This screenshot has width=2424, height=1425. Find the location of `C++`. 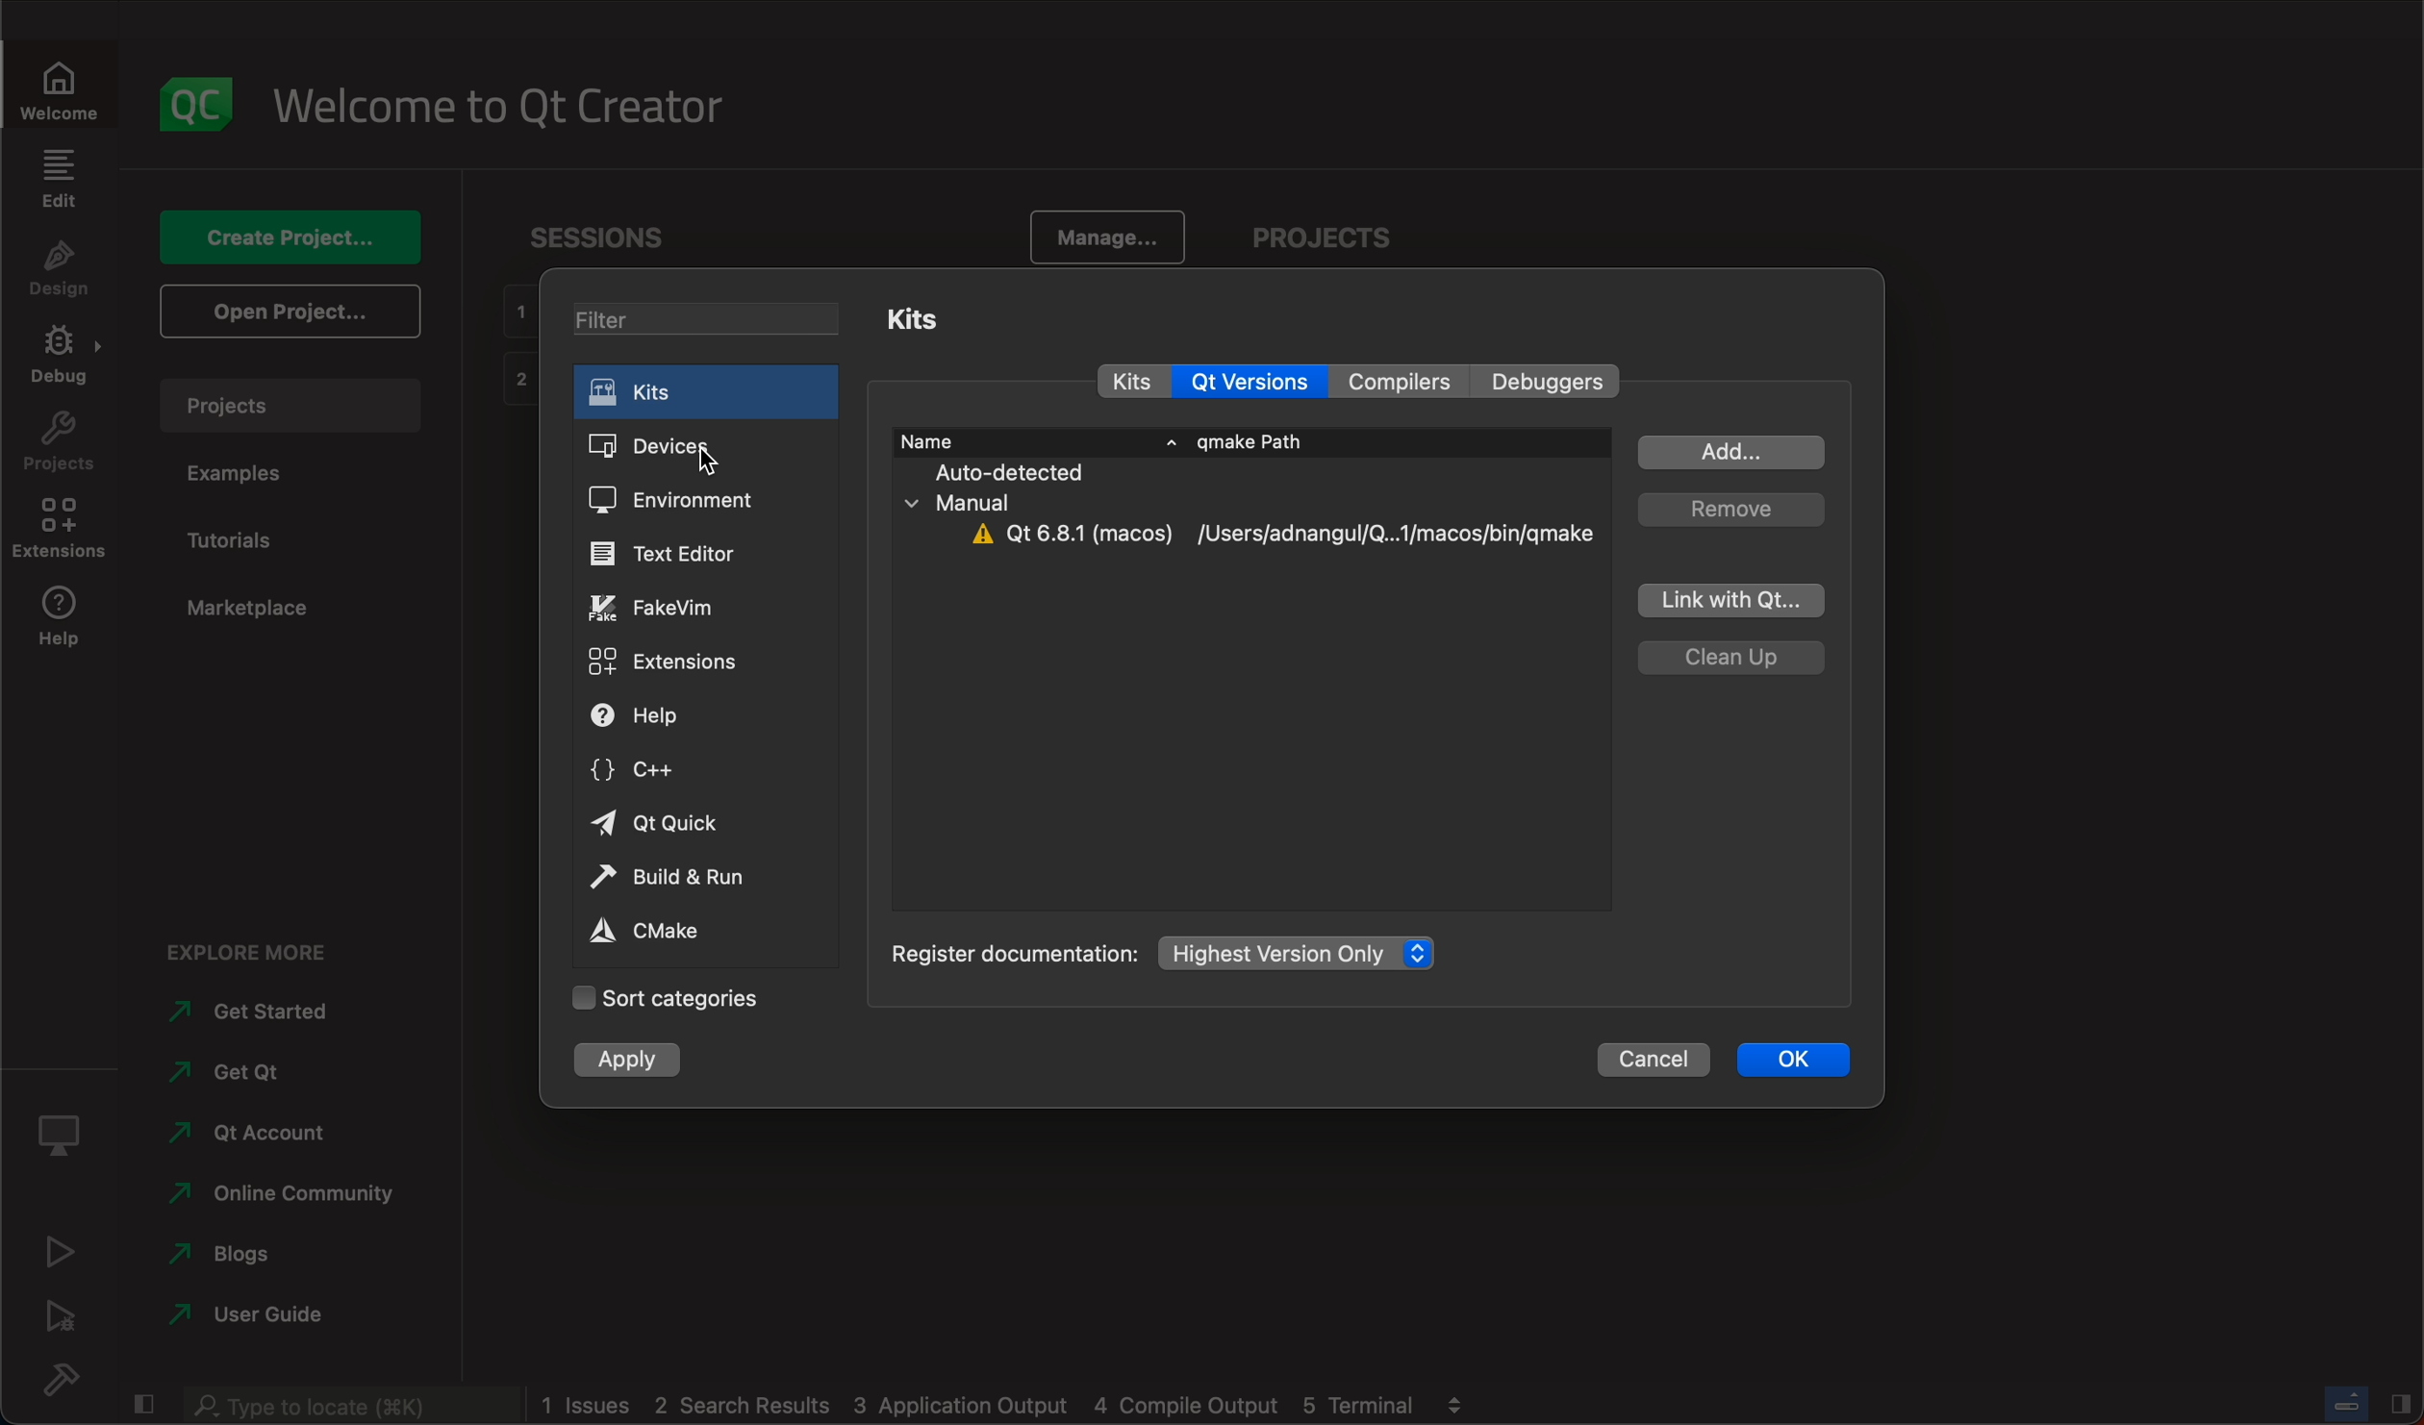

C++ is located at coordinates (678, 772).